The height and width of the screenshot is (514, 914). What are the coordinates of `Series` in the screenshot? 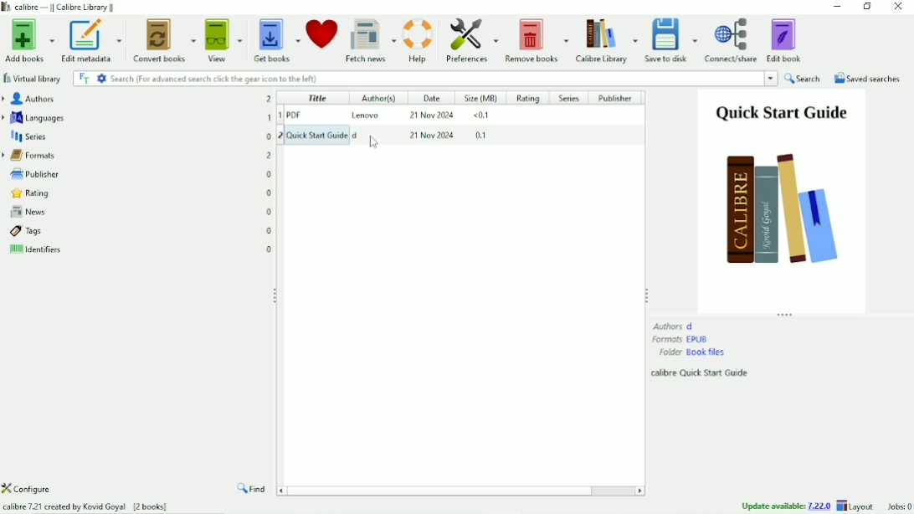 It's located at (137, 136).